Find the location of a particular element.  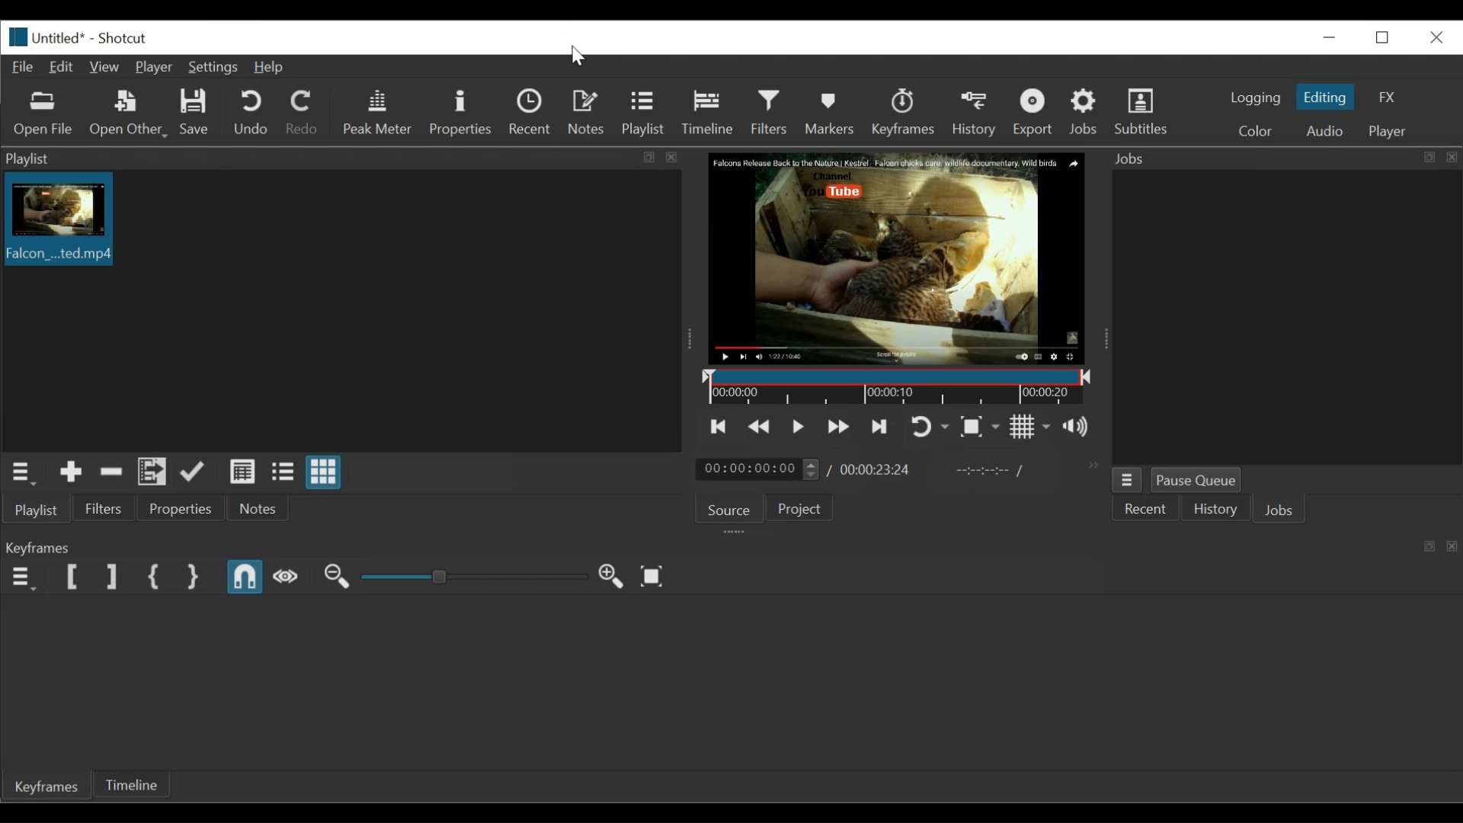

Cursor is located at coordinates (581, 56).